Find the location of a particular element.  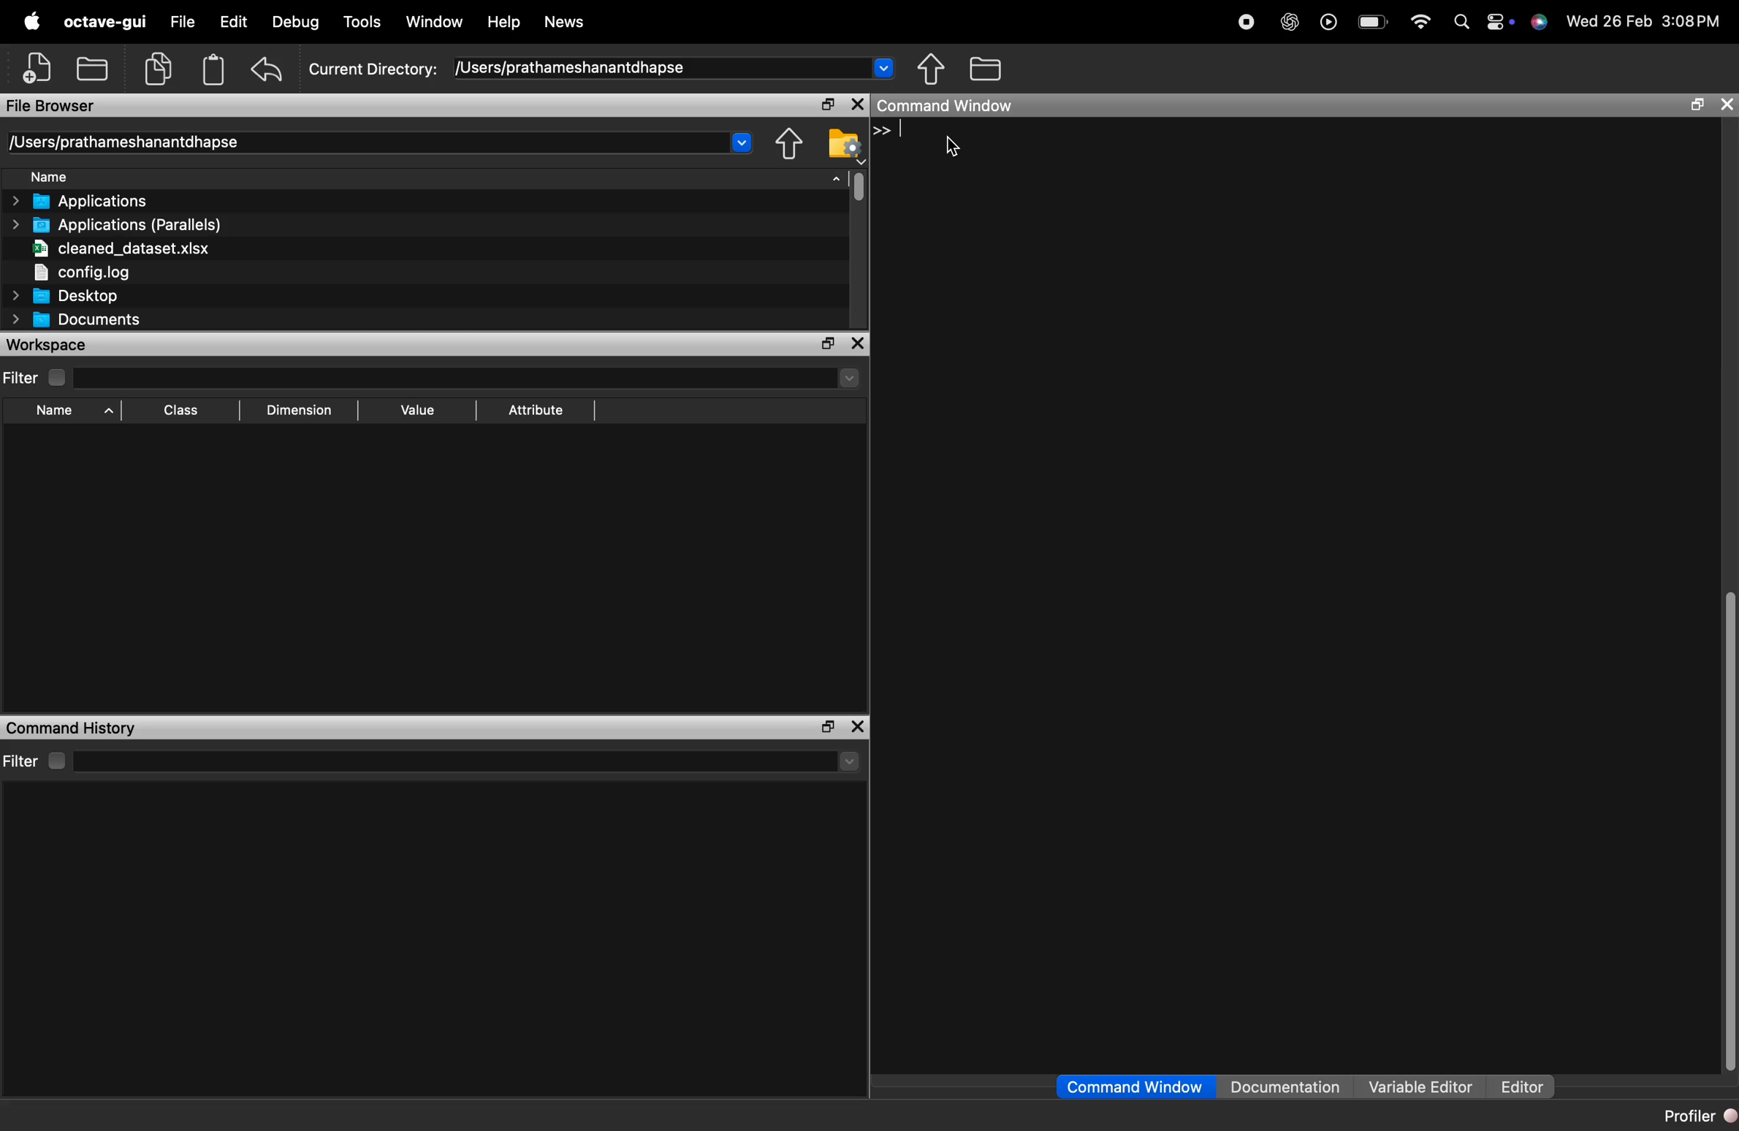

Documents is located at coordinates (73, 320).